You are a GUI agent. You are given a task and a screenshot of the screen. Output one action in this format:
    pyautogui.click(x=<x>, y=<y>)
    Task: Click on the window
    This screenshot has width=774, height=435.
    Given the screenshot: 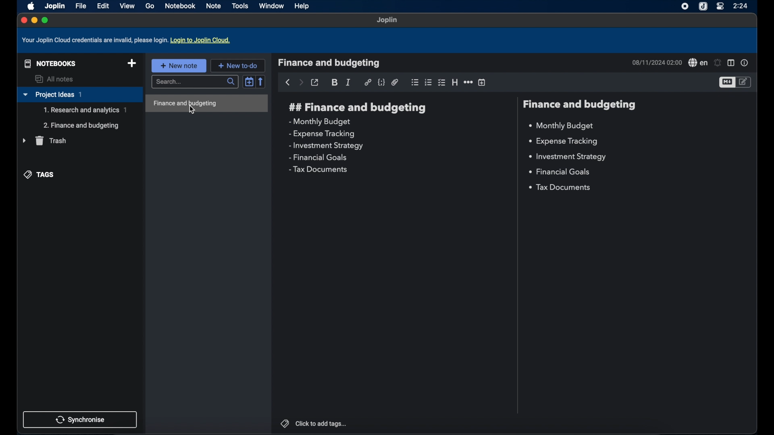 What is the action you would take?
    pyautogui.click(x=271, y=6)
    